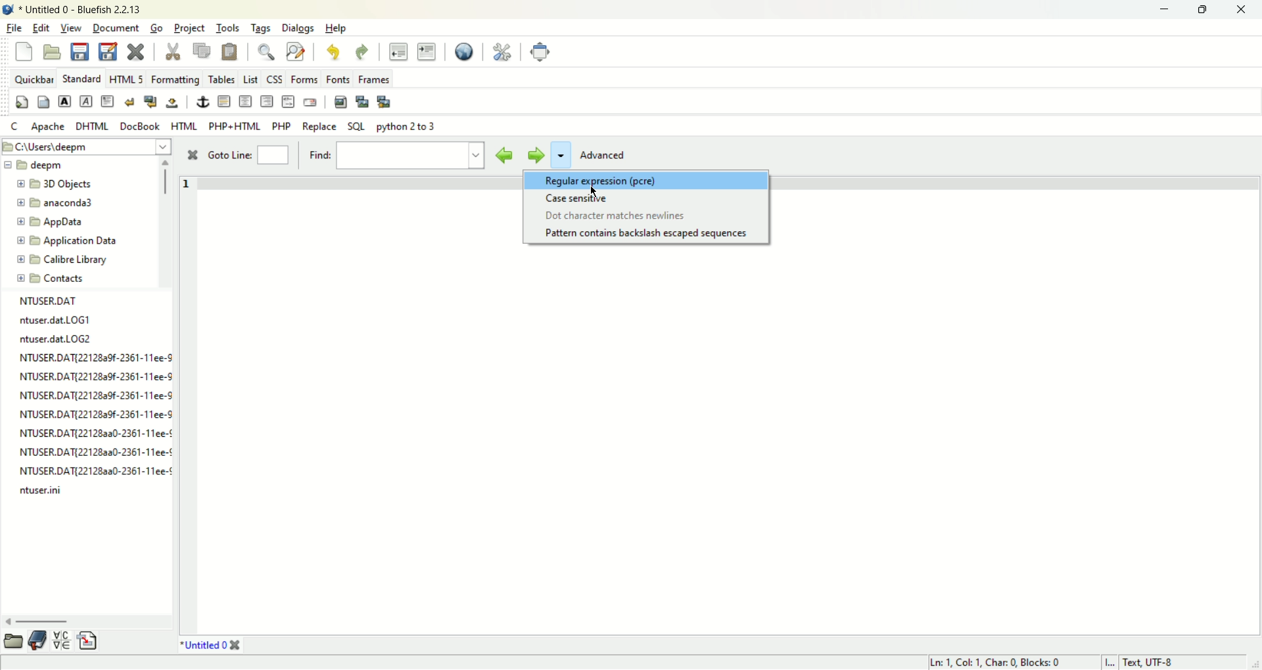  Describe the element at coordinates (82, 78) in the screenshot. I see `Standard` at that location.